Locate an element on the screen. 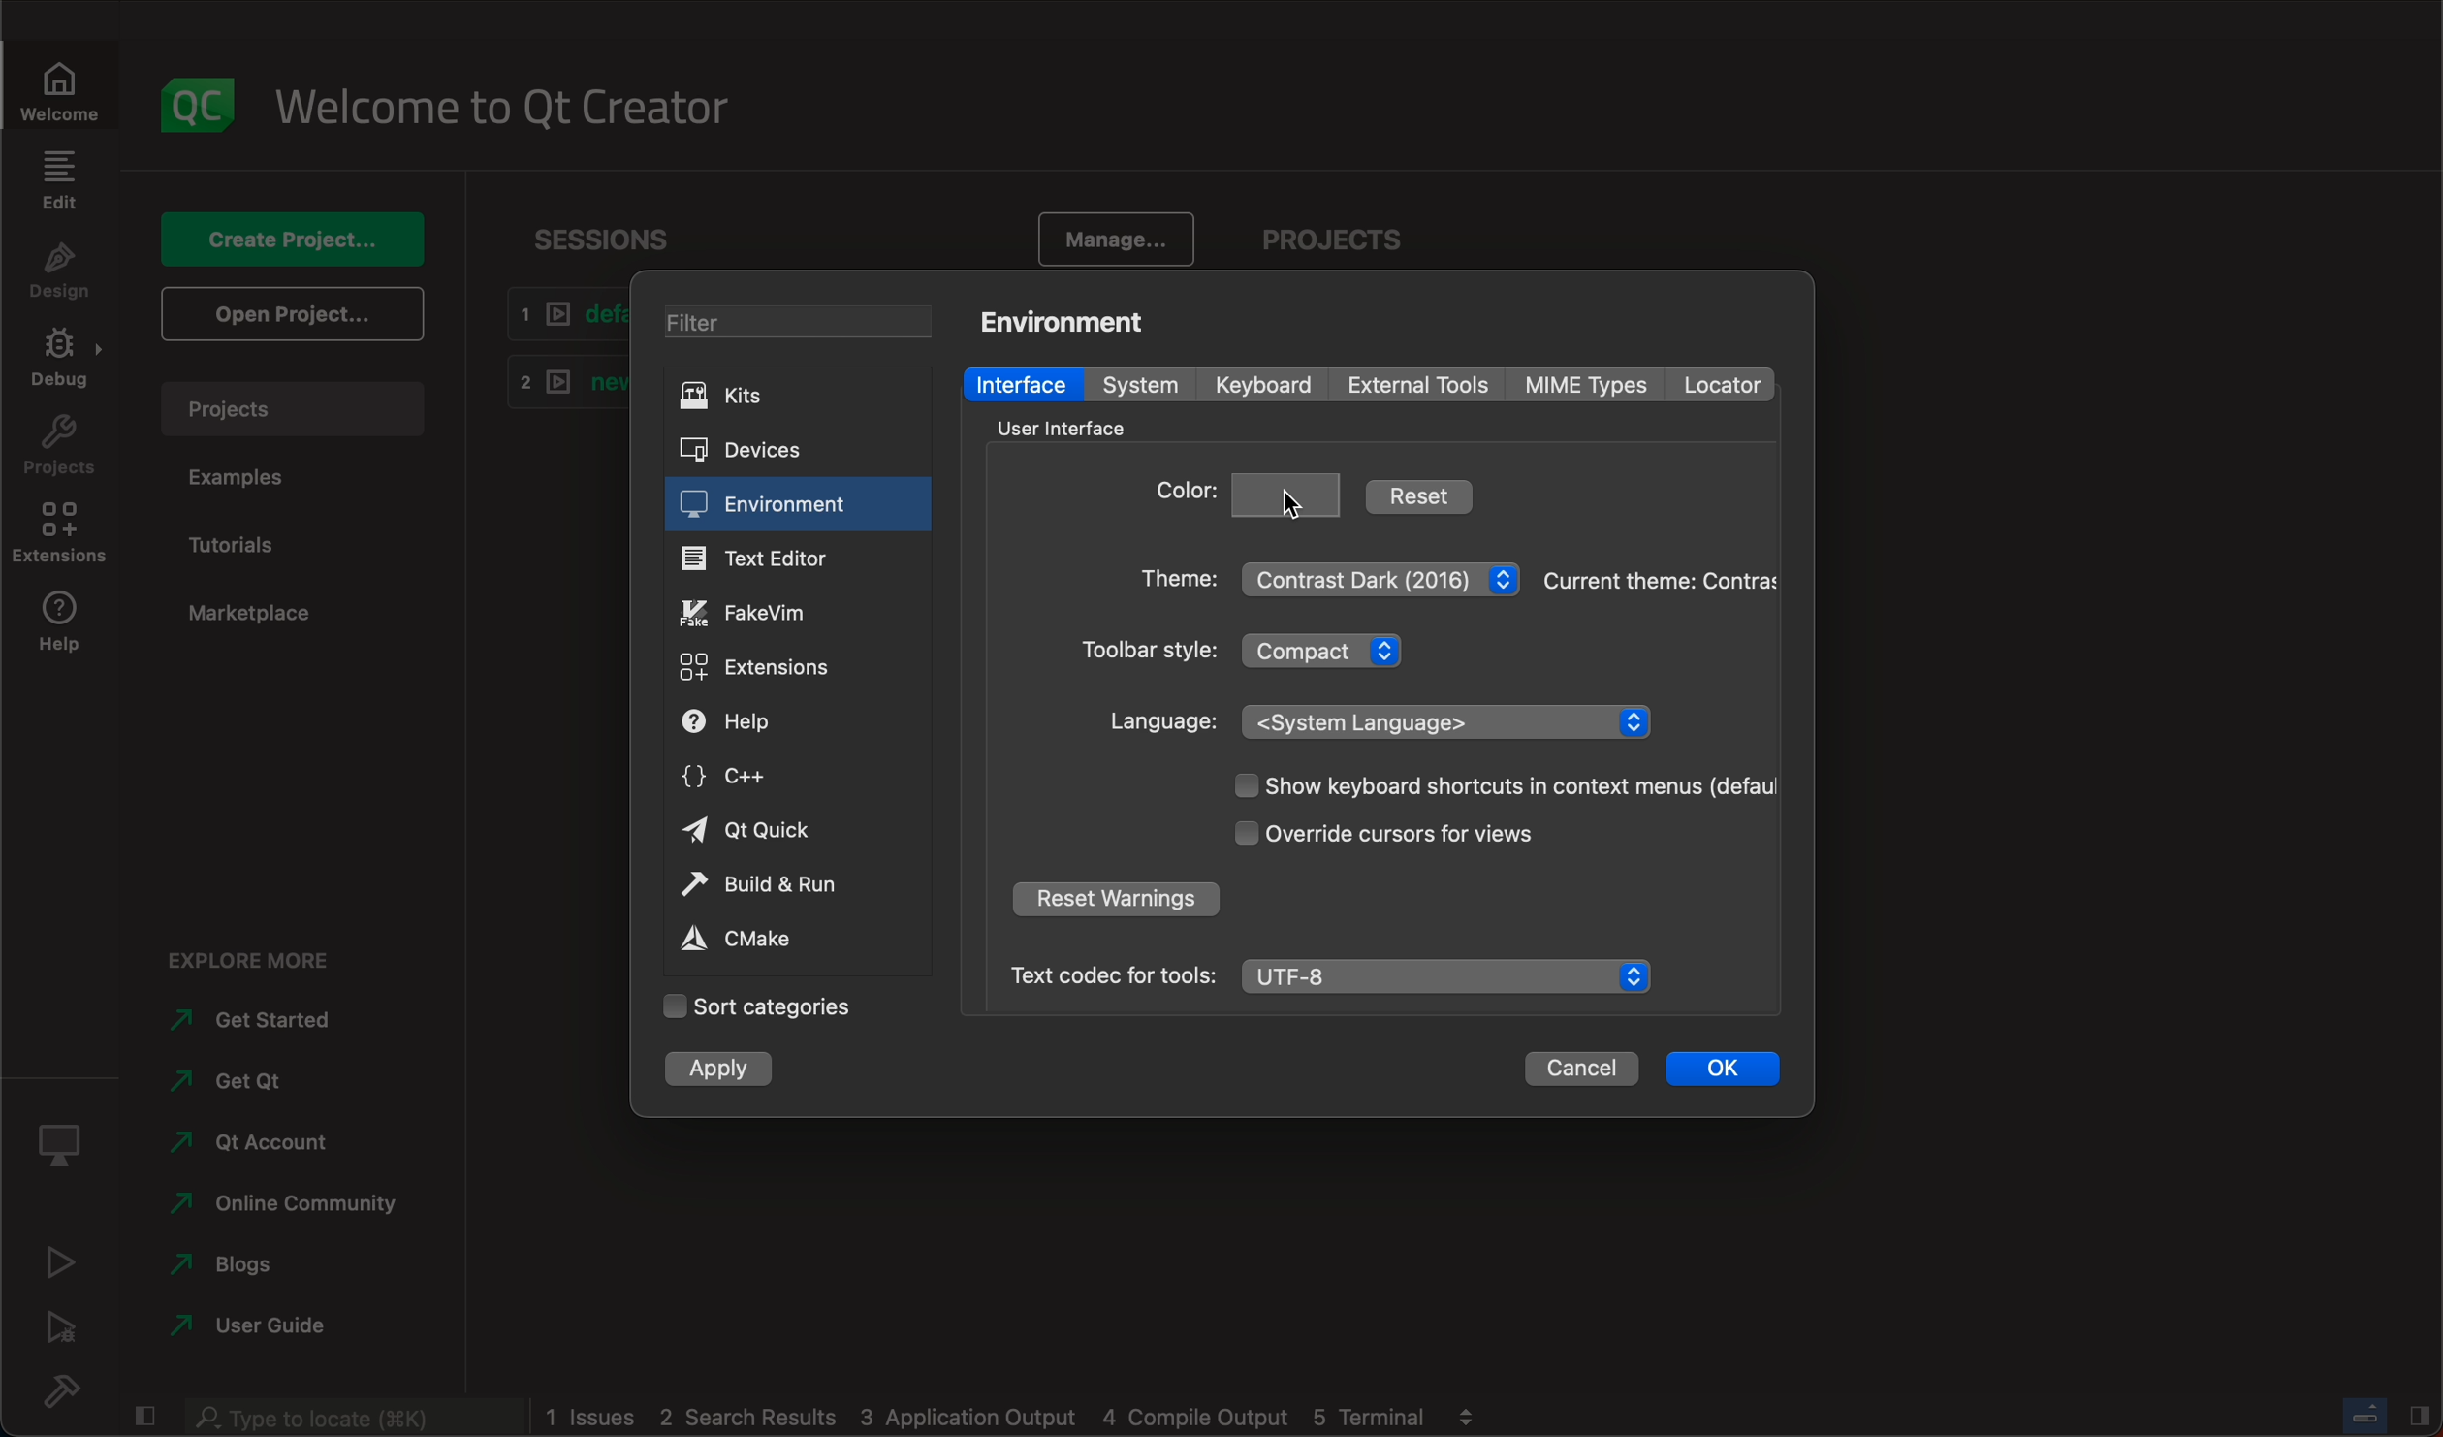  keyboard is located at coordinates (1268, 385).